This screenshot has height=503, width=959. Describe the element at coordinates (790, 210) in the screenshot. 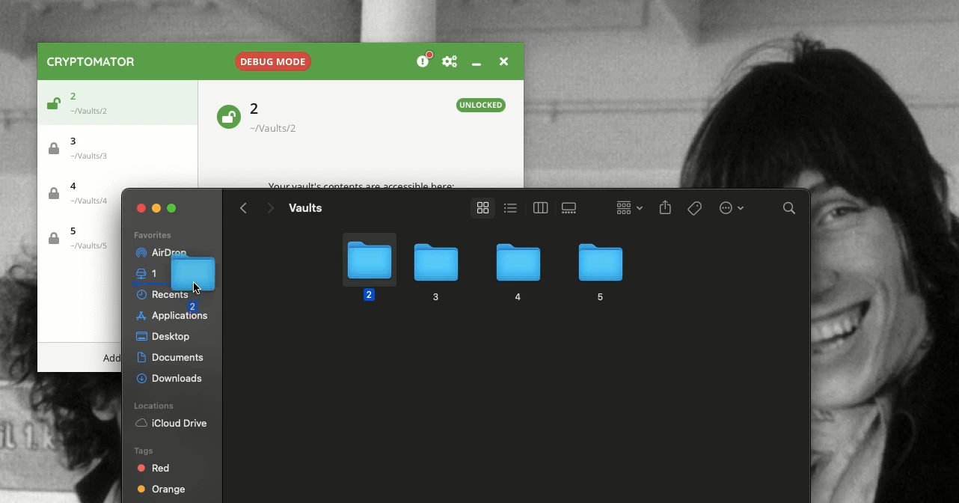

I see `Search` at that location.